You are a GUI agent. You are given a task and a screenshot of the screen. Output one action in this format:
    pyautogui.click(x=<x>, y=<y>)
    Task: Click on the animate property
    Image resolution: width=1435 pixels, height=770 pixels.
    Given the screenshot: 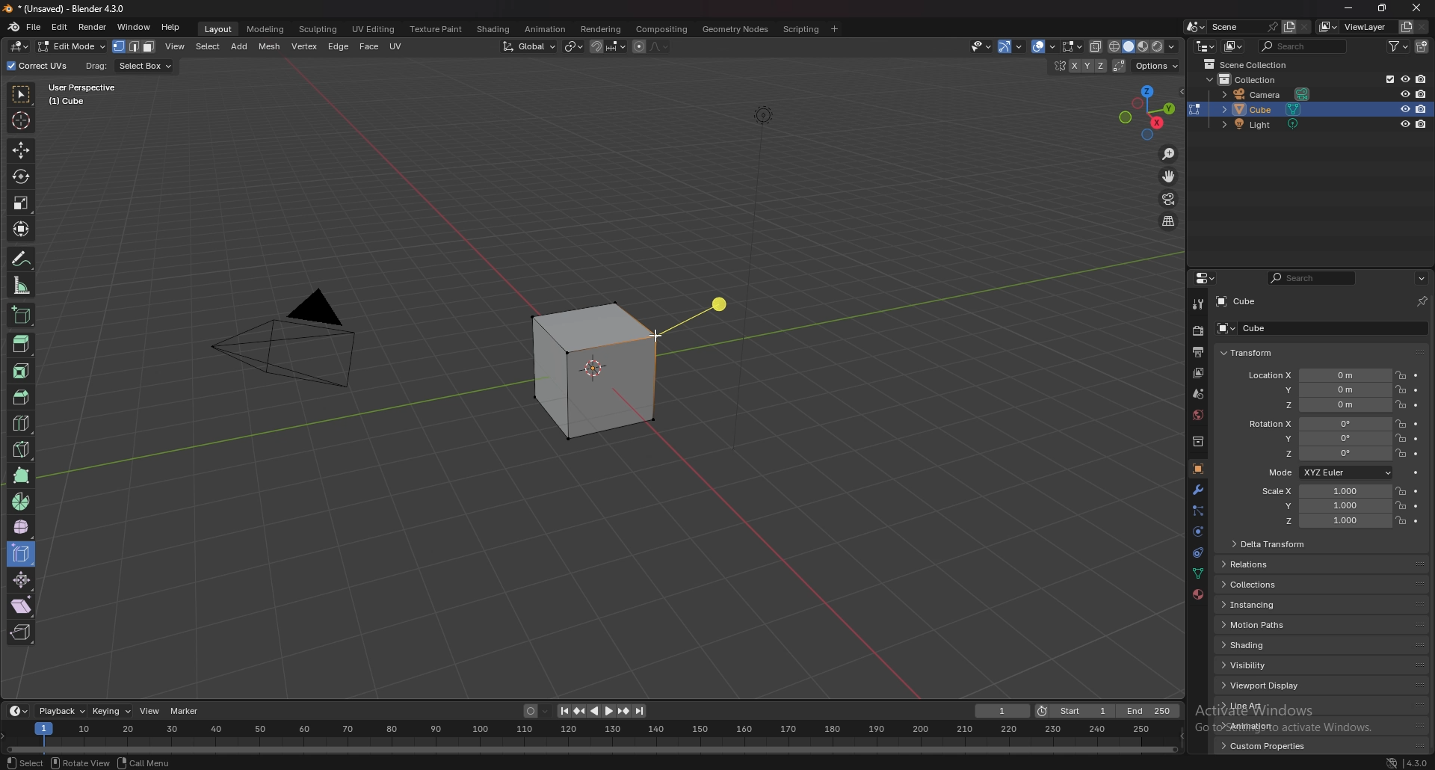 What is the action you would take?
    pyautogui.click(x=1416, y=521)
    